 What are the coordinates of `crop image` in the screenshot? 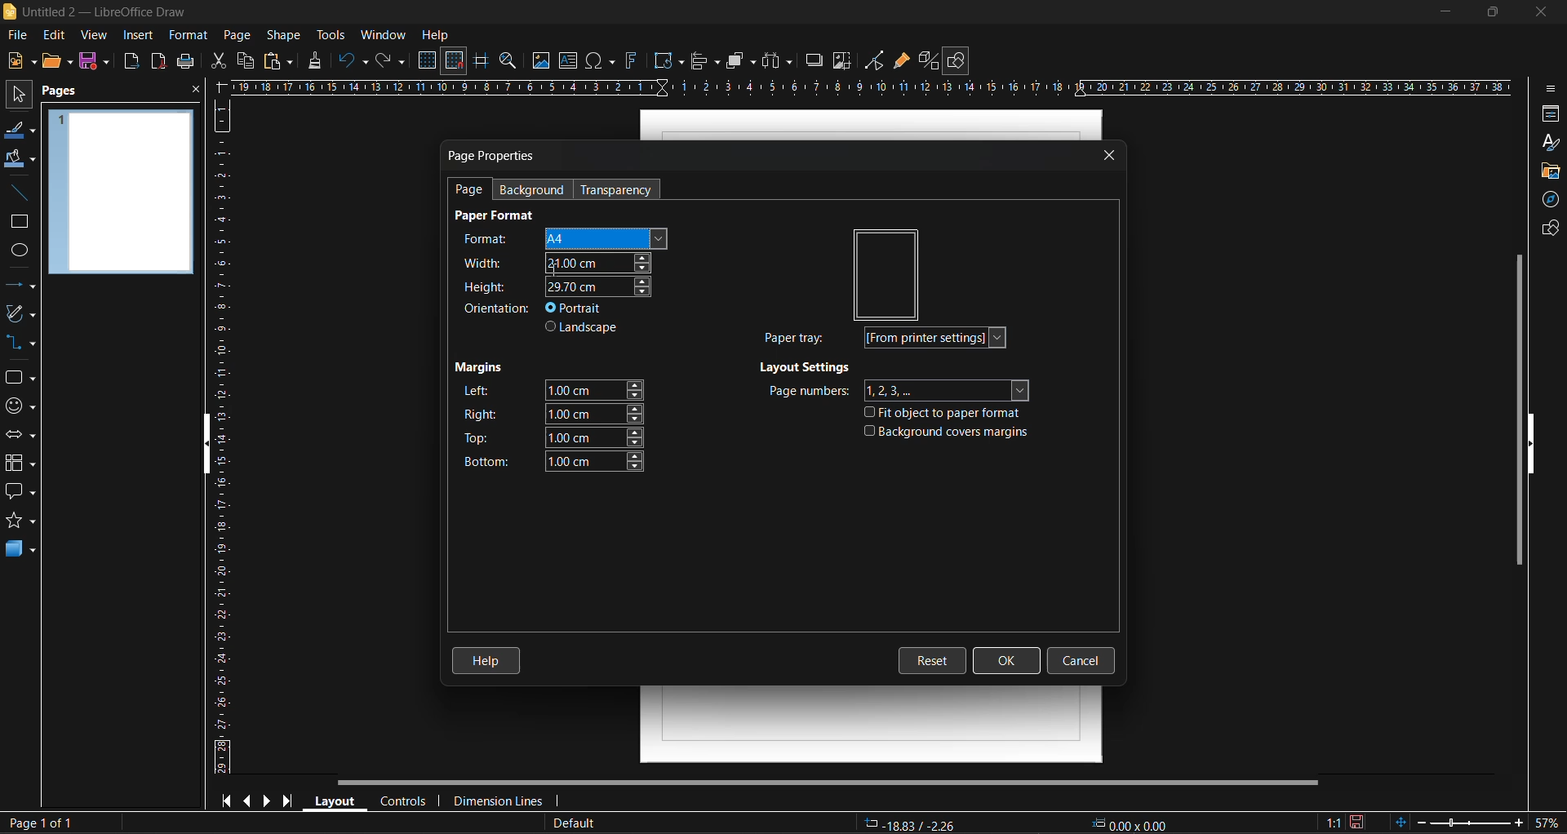 It's located at (841, 63).